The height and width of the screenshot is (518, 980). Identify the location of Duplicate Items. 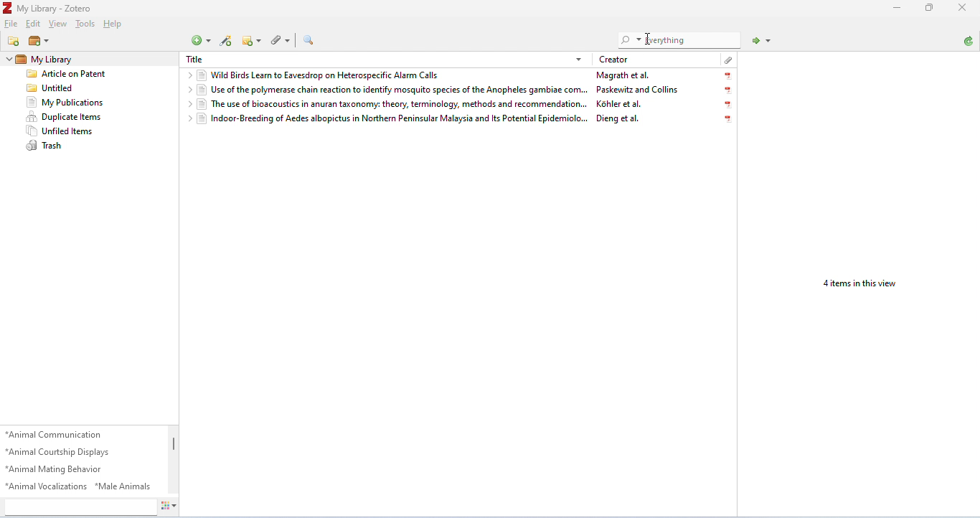
(75, 117).